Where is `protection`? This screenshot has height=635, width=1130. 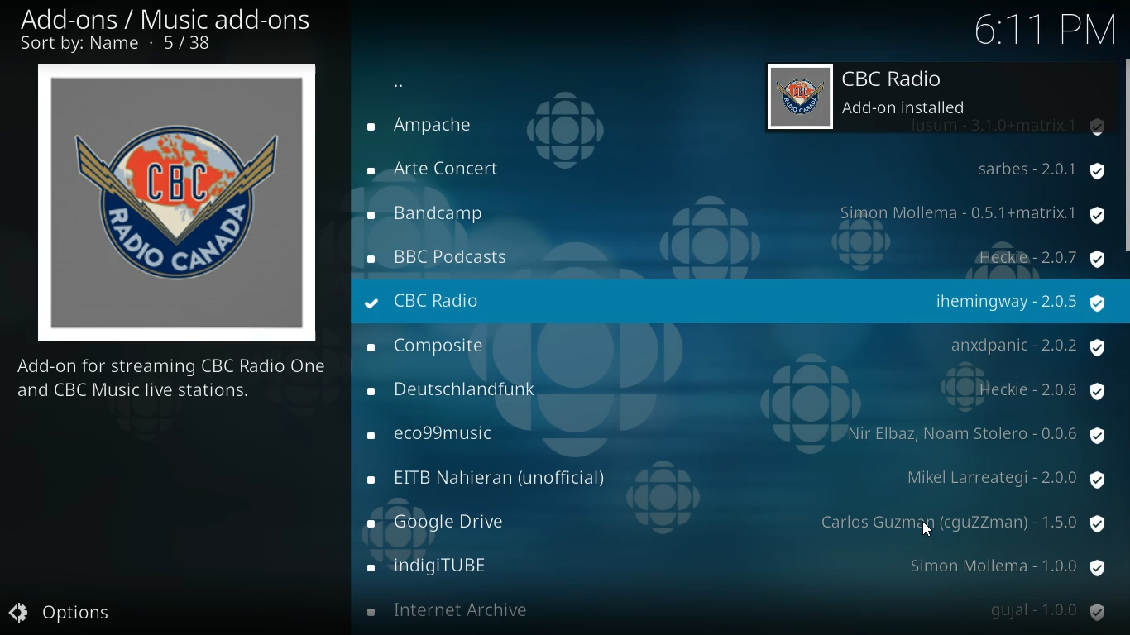
protection is located at coordinates (1029, 170).